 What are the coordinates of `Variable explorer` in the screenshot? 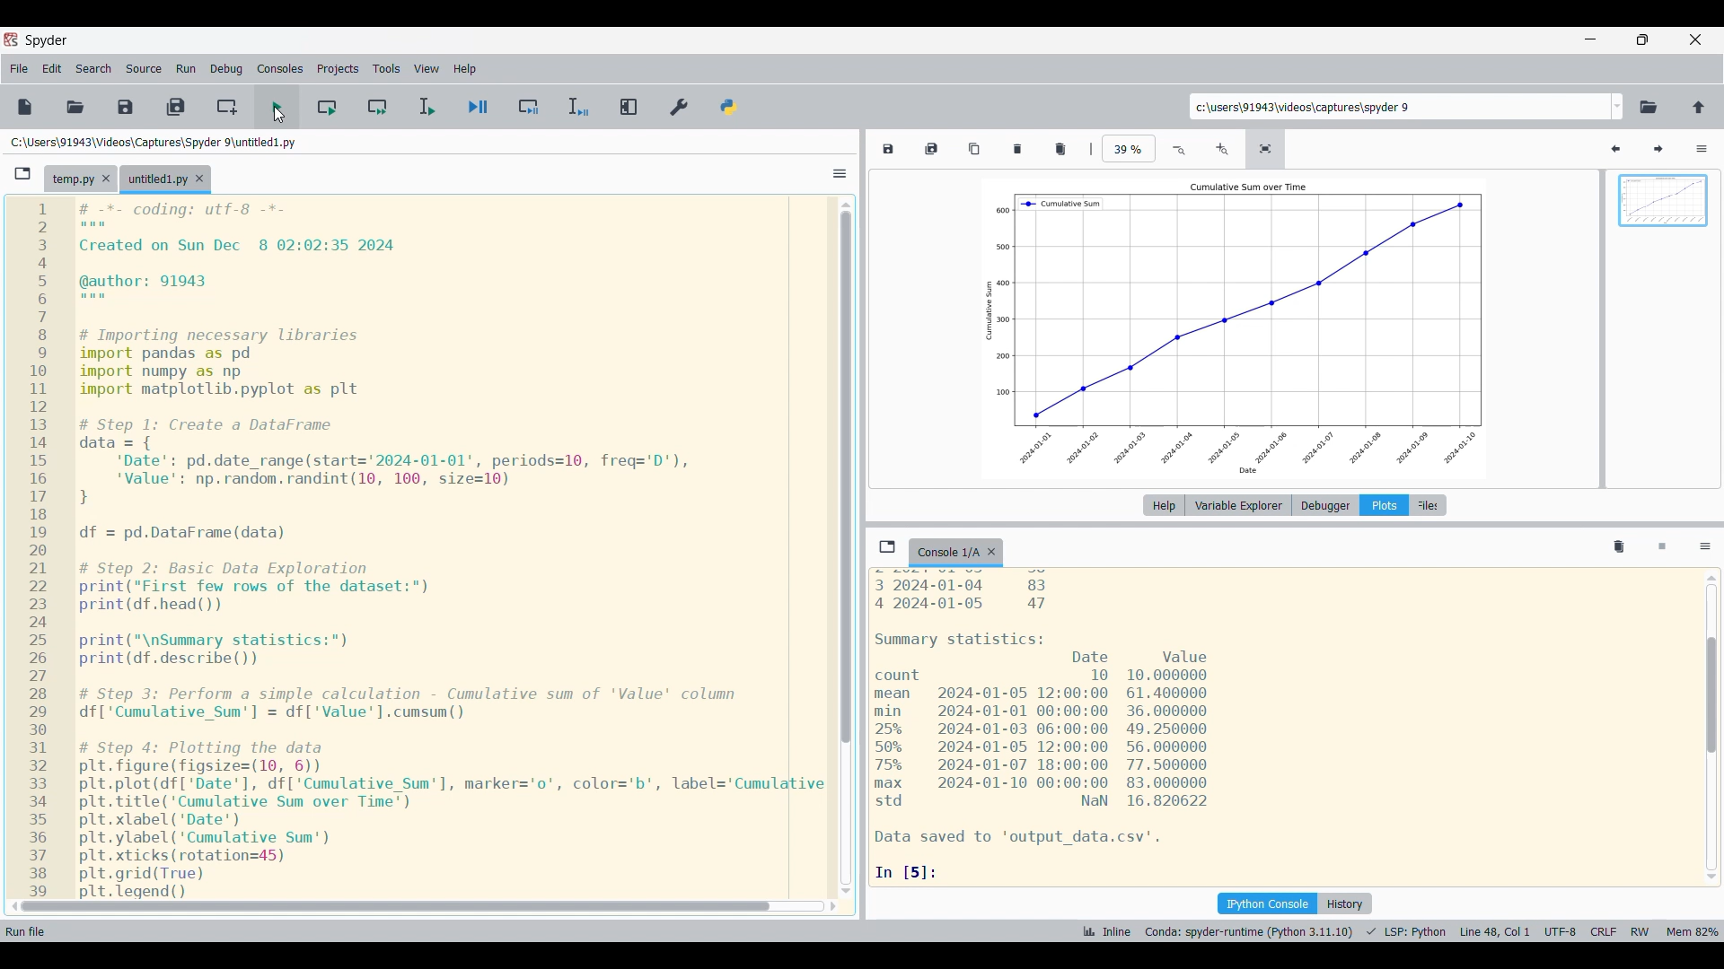 It's located at (1237, 505).